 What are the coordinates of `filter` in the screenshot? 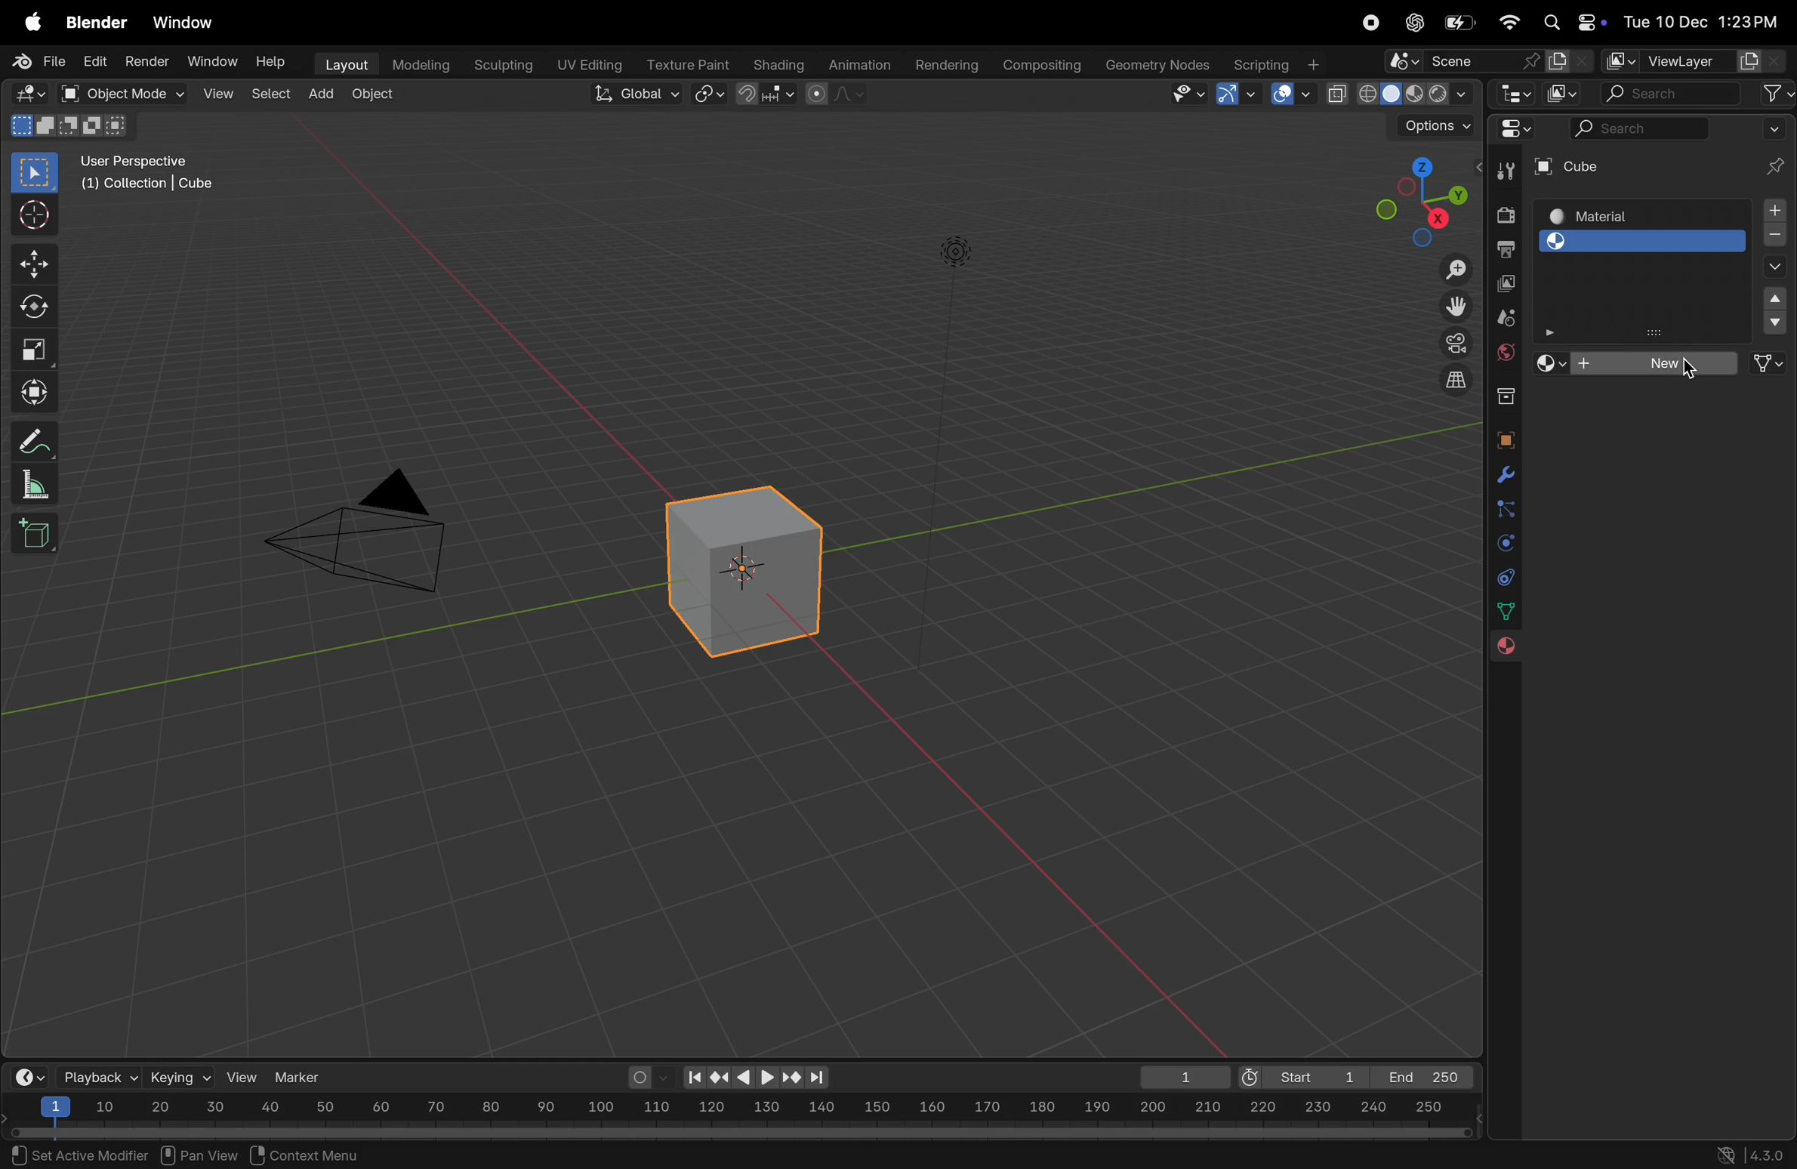 It's located at (1777, 93).